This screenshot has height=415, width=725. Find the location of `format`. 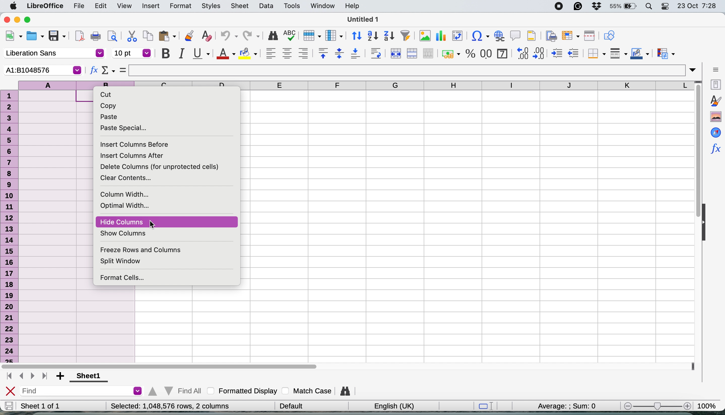

format is located at coordinates (180, 6).